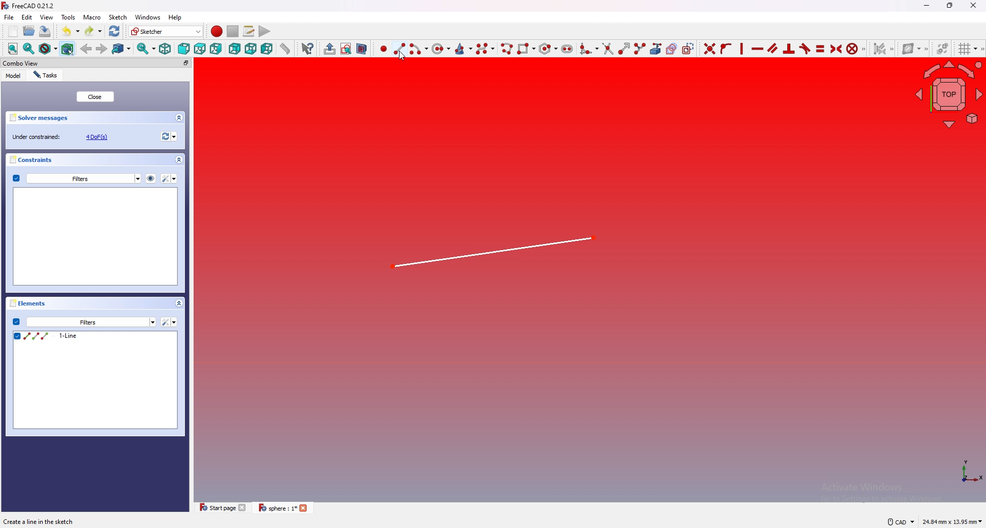  Describe the element at coordinates (63, 136) in the screenshot. I see `Under constrained` at that location.